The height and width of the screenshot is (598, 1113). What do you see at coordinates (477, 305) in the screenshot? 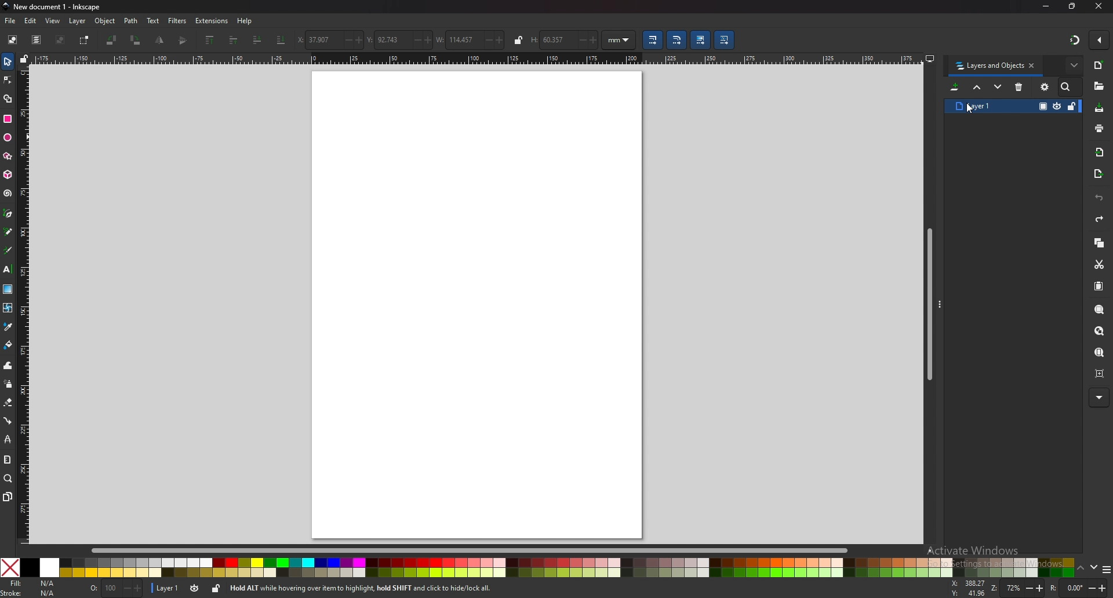
I see `page` at bounding box center [477, 305].